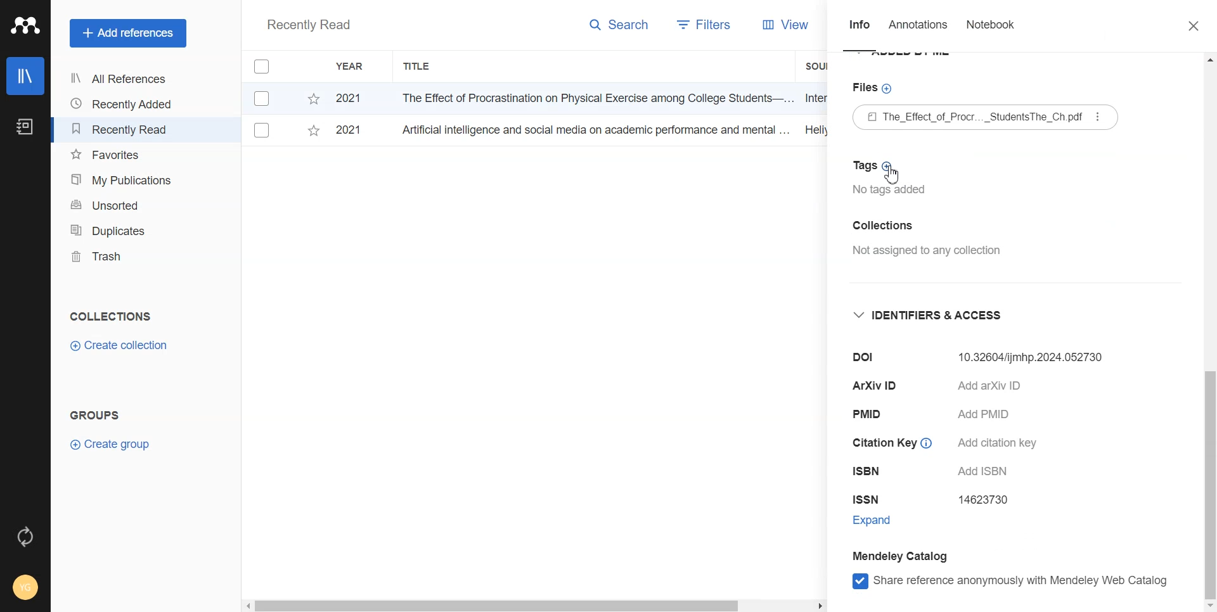  I want to click on All References, so click(124, 79).